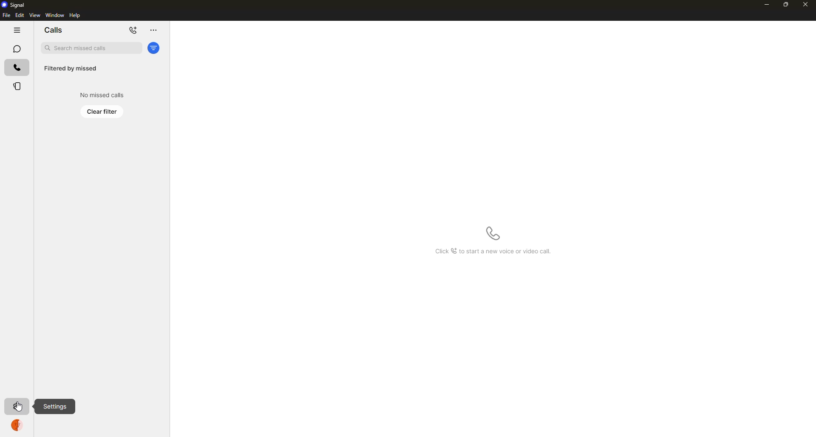  I want to click on more, so click(153, 30).